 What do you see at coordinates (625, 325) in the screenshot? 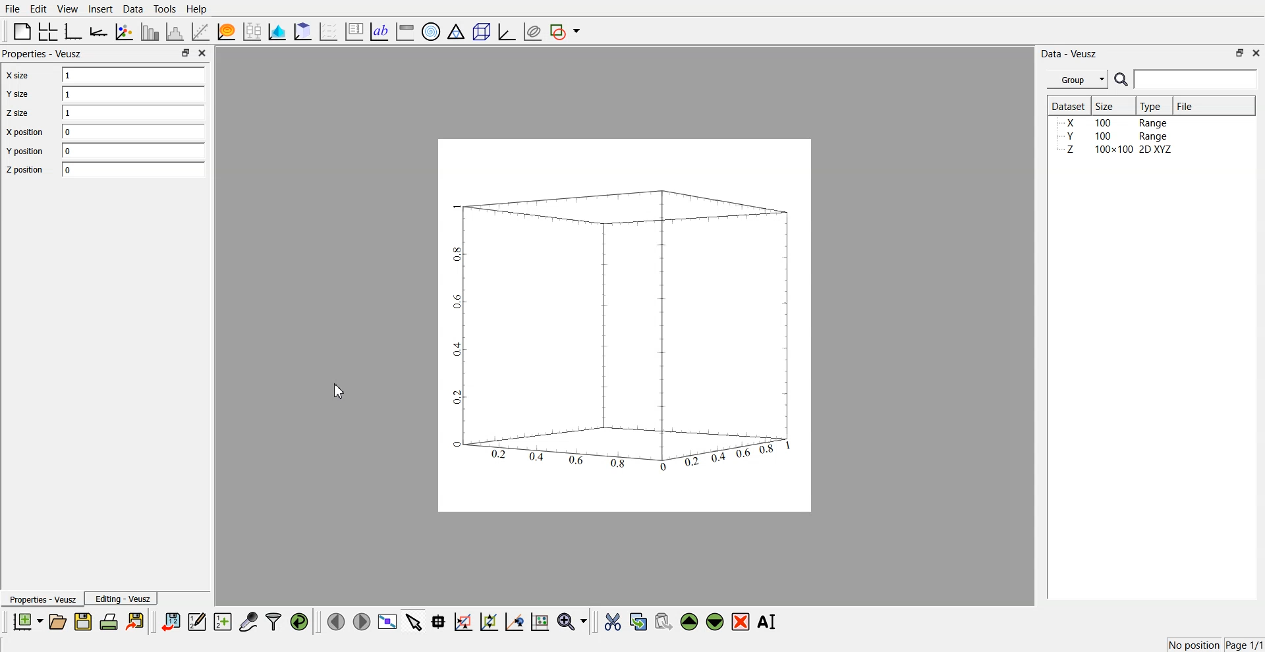
I see `Preview window` at bounding box center [625, 325].